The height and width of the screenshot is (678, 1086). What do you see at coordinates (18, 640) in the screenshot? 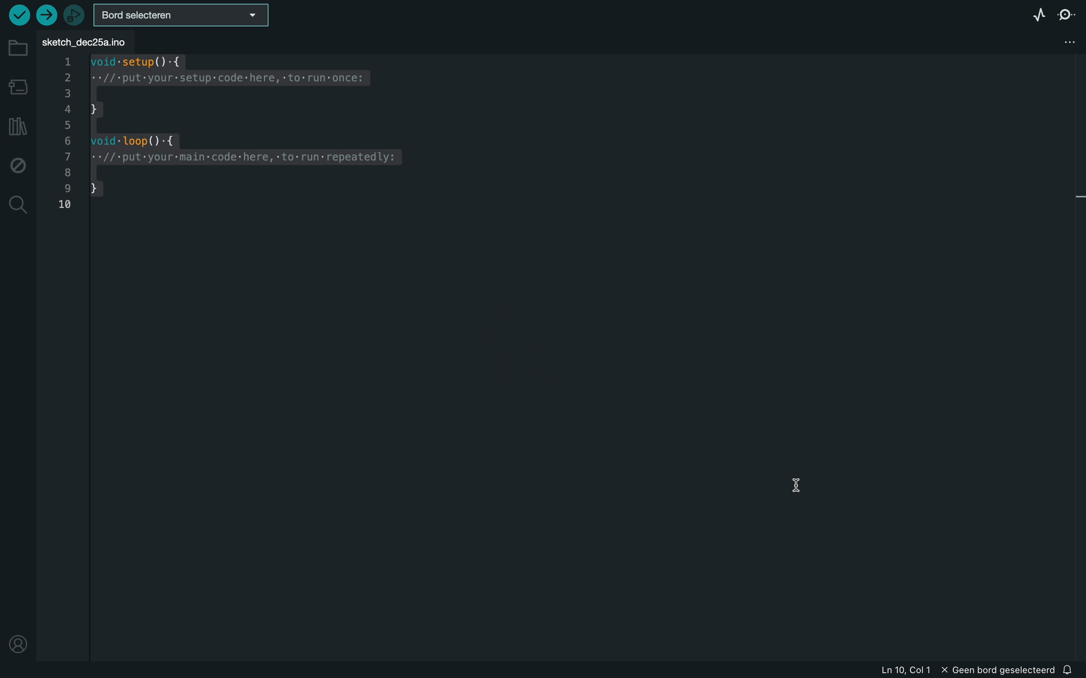
I see `profile` at bounding box center [18, 640].